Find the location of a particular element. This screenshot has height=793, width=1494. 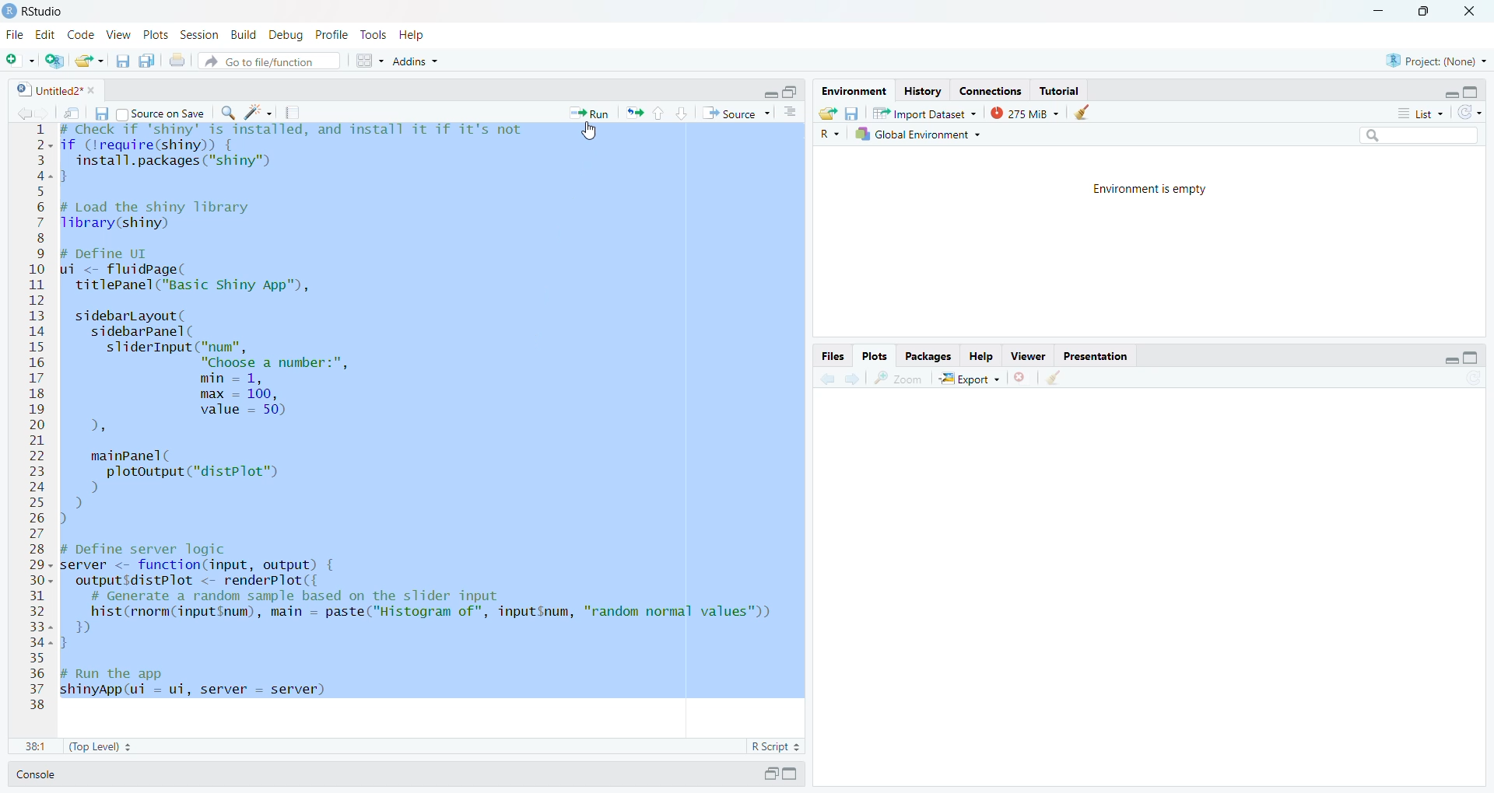

print is located at coordinates (177, 59).